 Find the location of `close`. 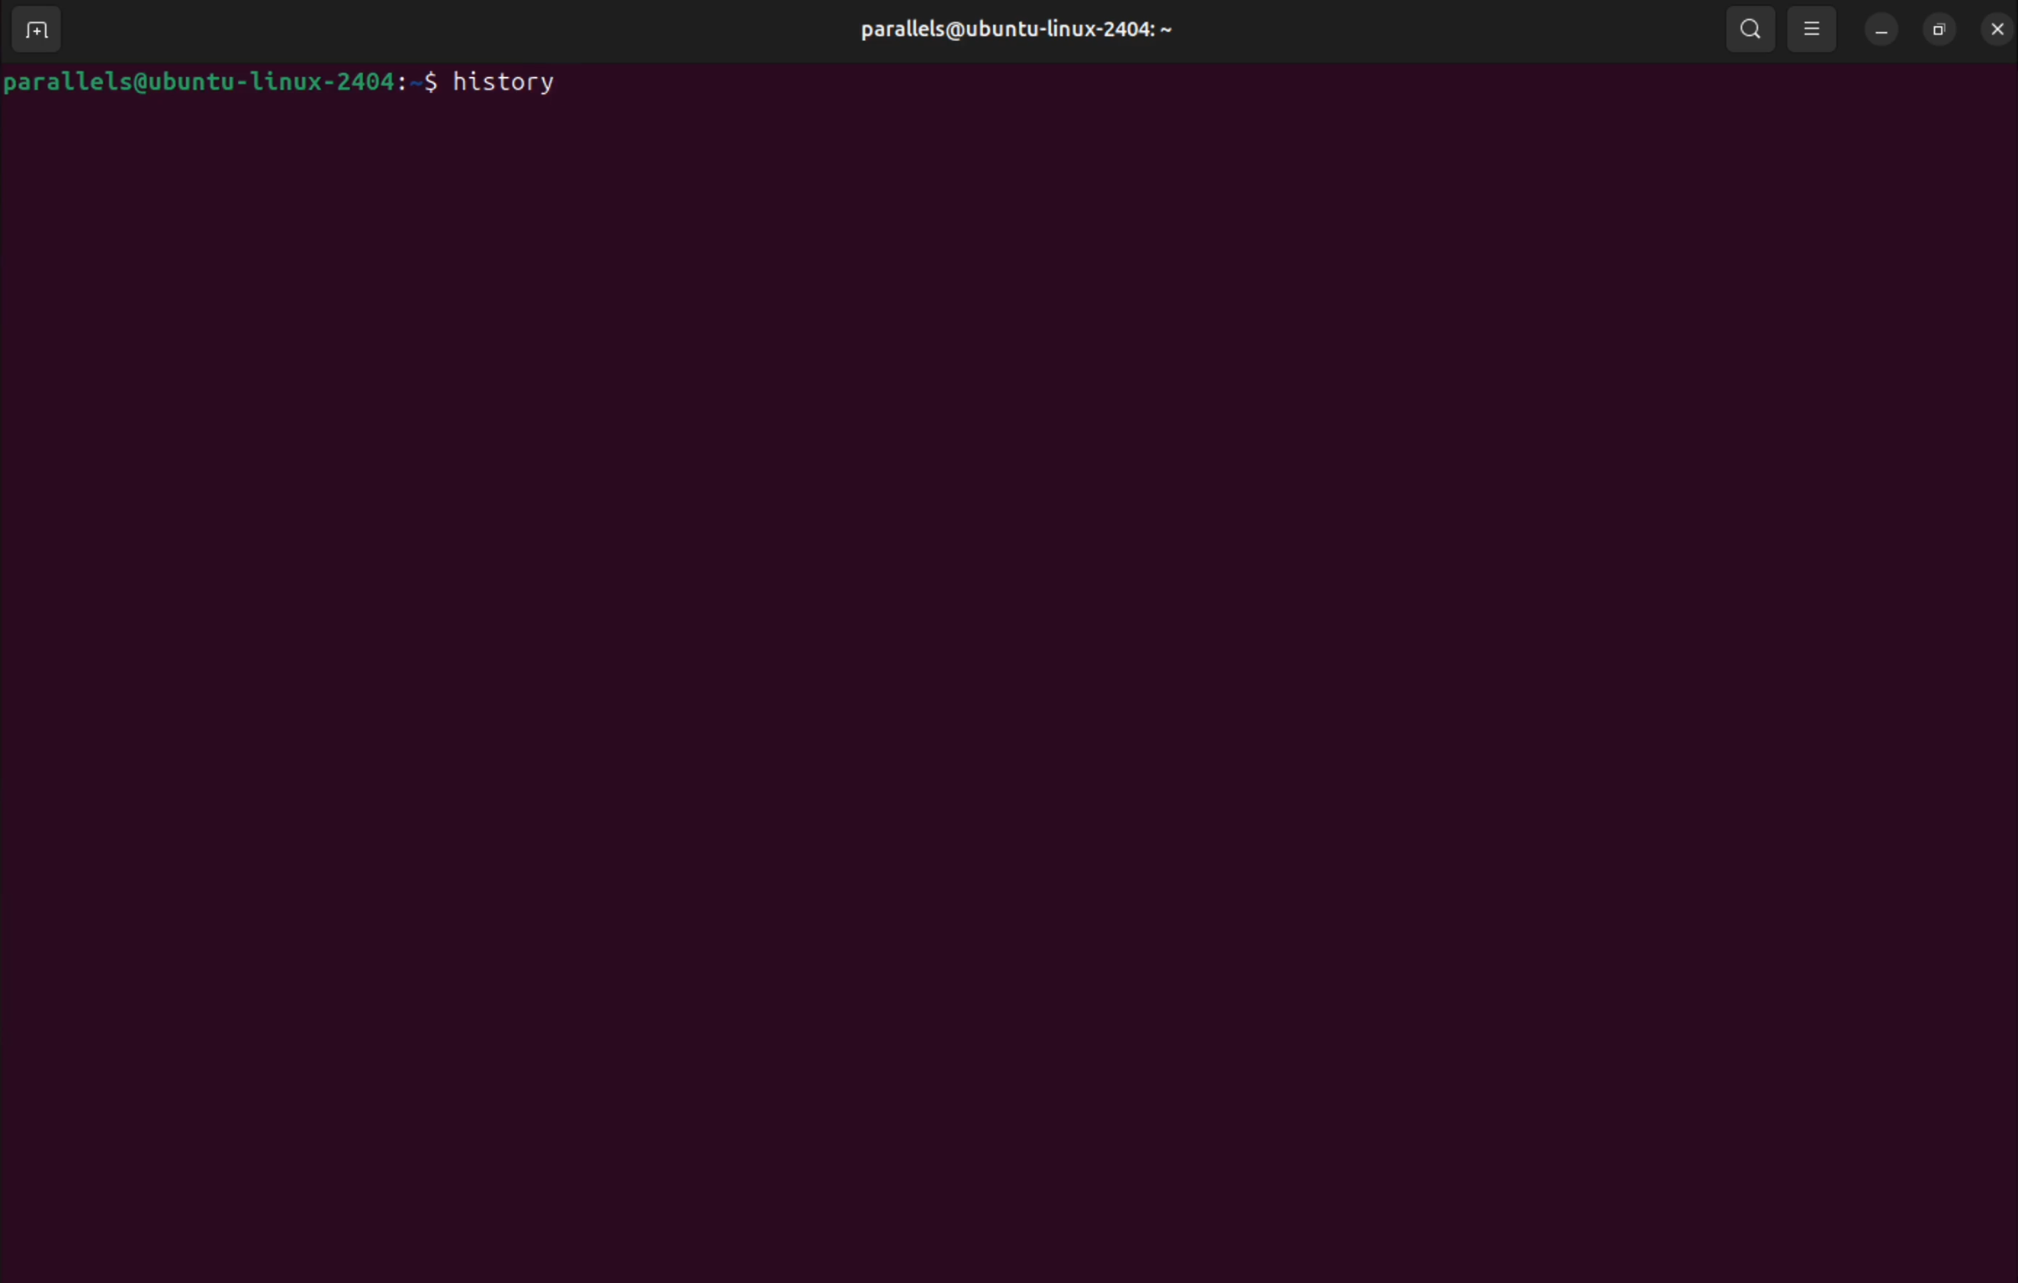

close is located at coordinates (1994, 25).